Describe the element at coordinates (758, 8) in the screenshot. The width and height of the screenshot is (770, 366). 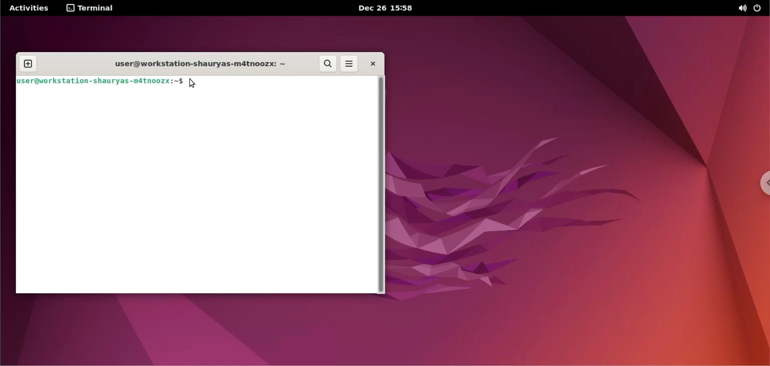
I see `power options` at that location.